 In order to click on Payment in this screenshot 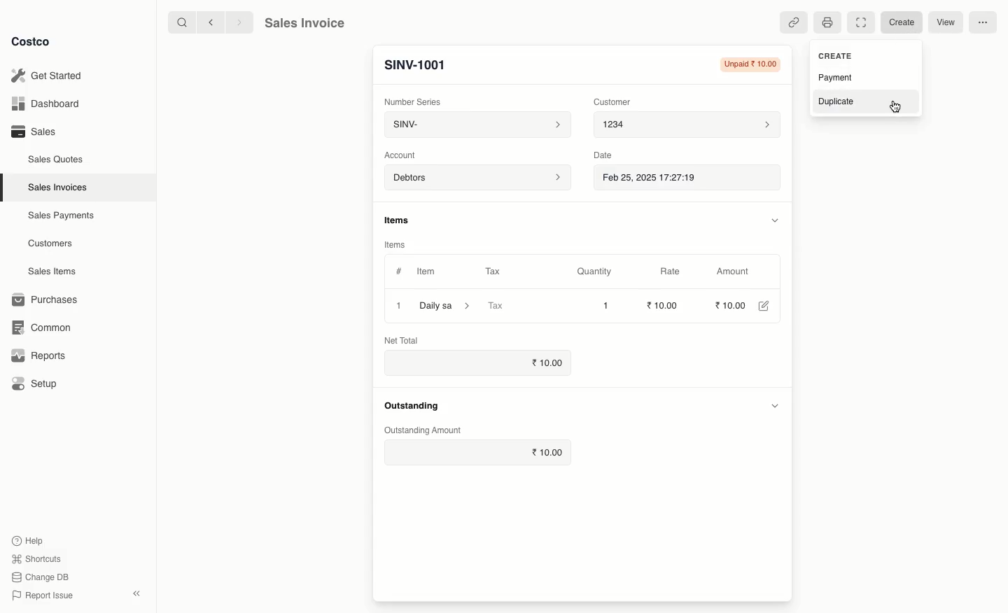, I will do `click(838, 77)`.